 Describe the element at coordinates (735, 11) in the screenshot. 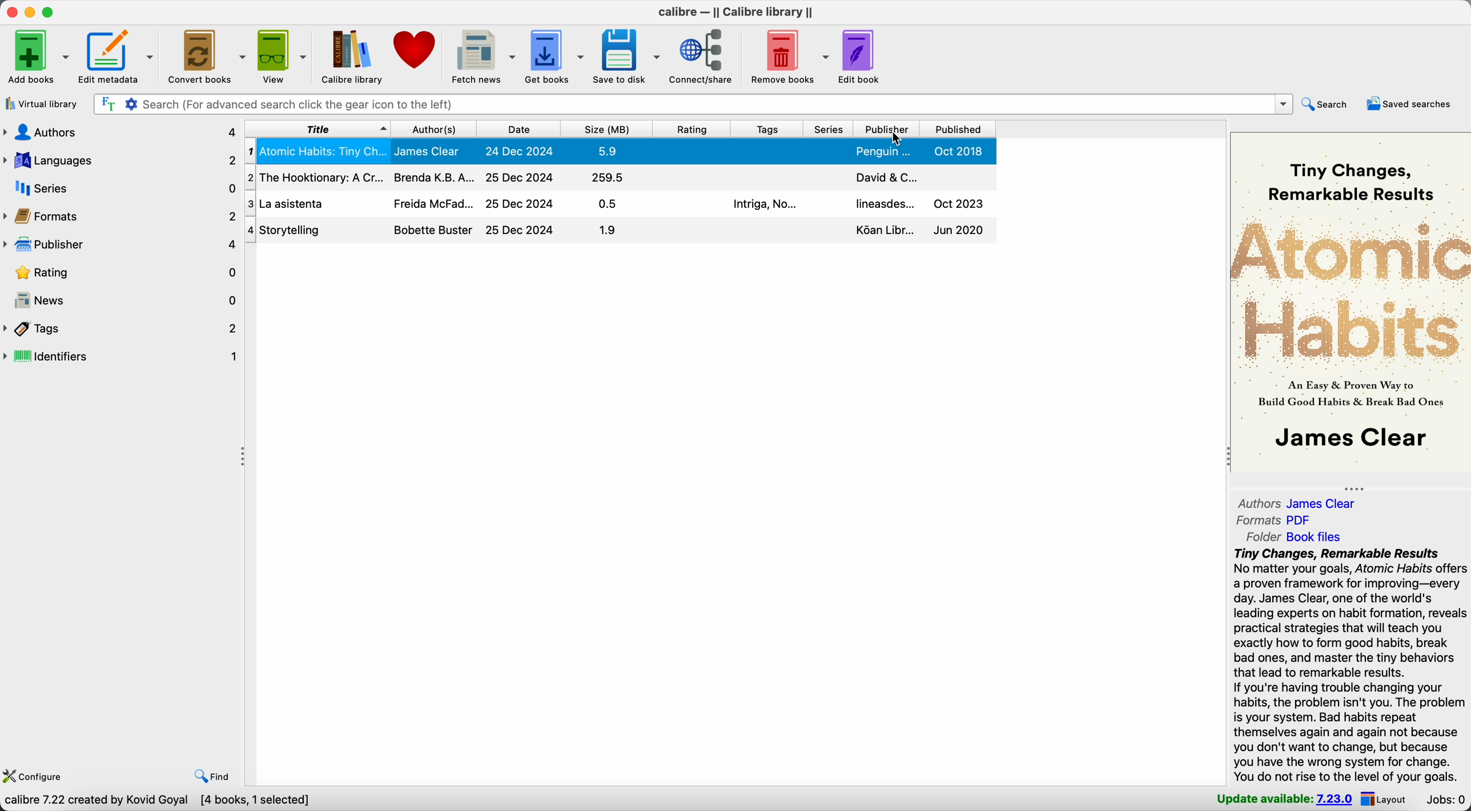

I see `Calibre - || calibre library ||` at that location.